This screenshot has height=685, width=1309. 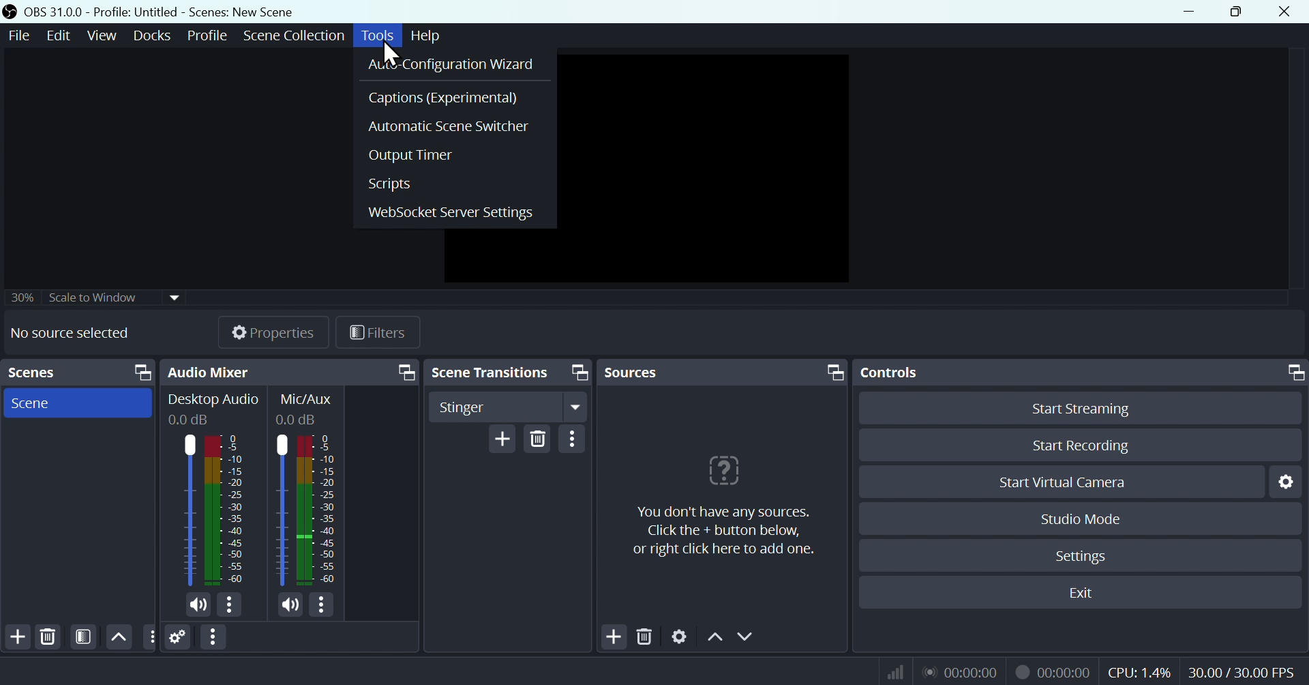 I want to click on Filters, so click(x=376, y=332).